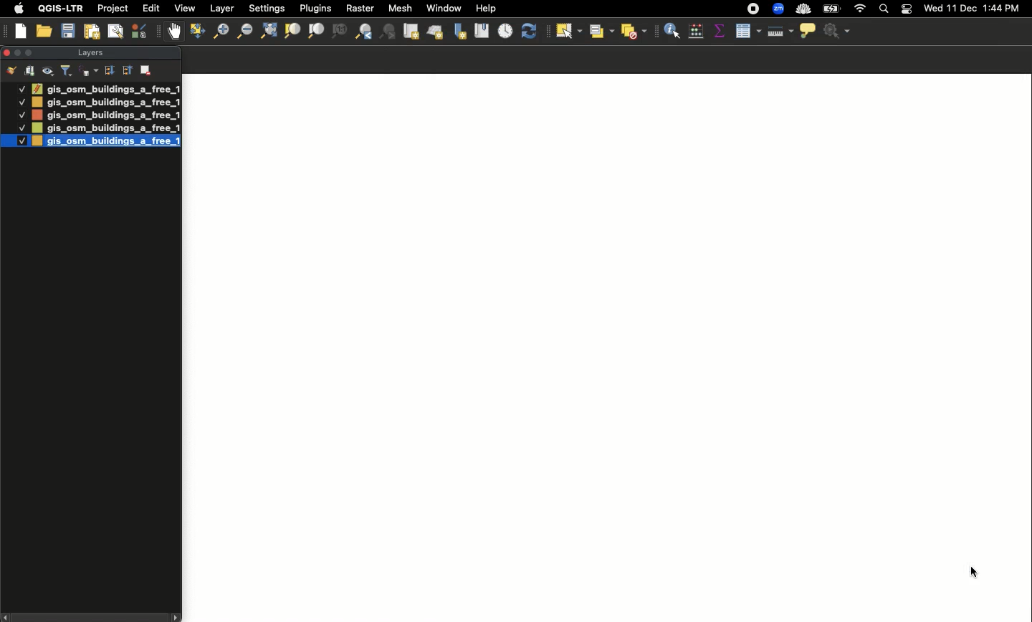 The width and height of the screenshot is (1032, 622). Describe the element at coordinates (68, 32) in the screenshot. I see `Save` at that location.